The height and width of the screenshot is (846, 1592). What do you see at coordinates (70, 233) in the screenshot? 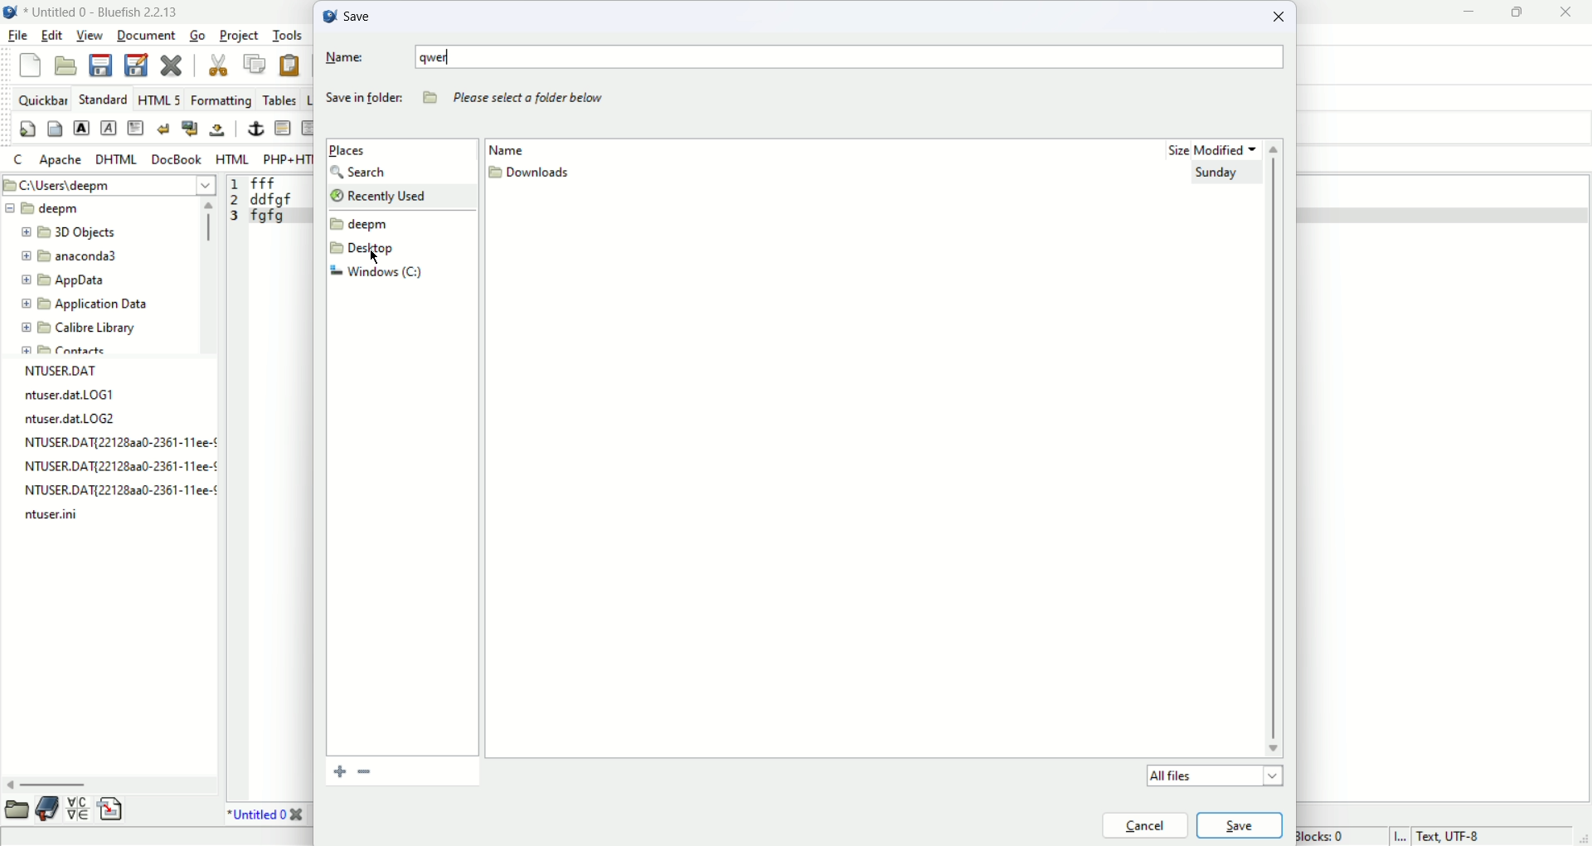
I see `3D objects` at bounding box center [70, 233].